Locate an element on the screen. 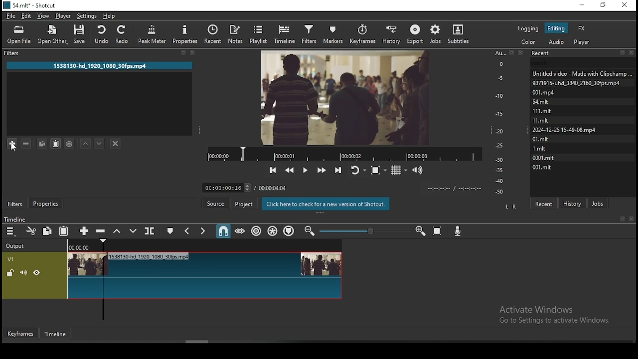 Image resolution: width=638 pixels, height=359 pixels. record audio is located at coordinates (458, 230).